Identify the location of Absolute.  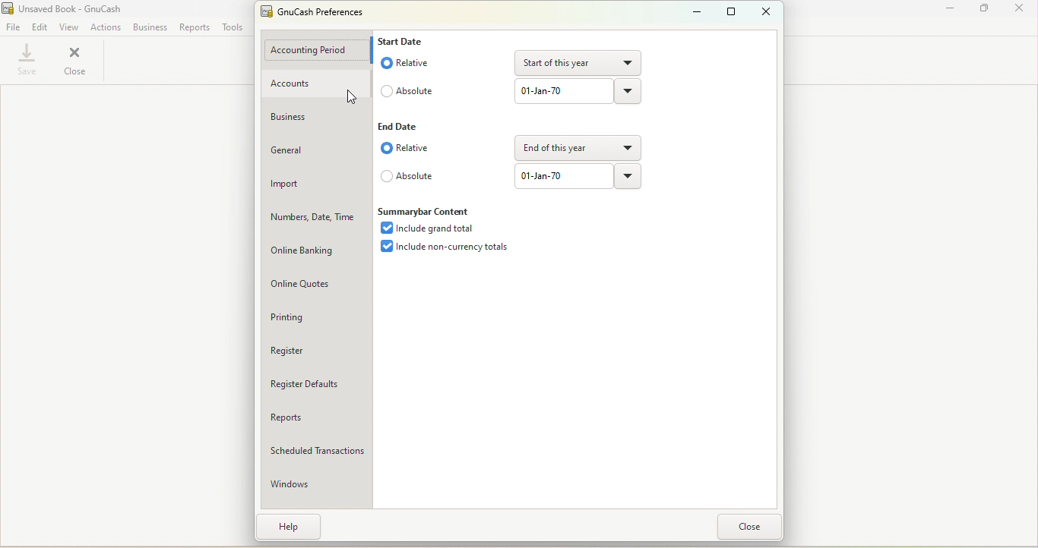
(407, 88).